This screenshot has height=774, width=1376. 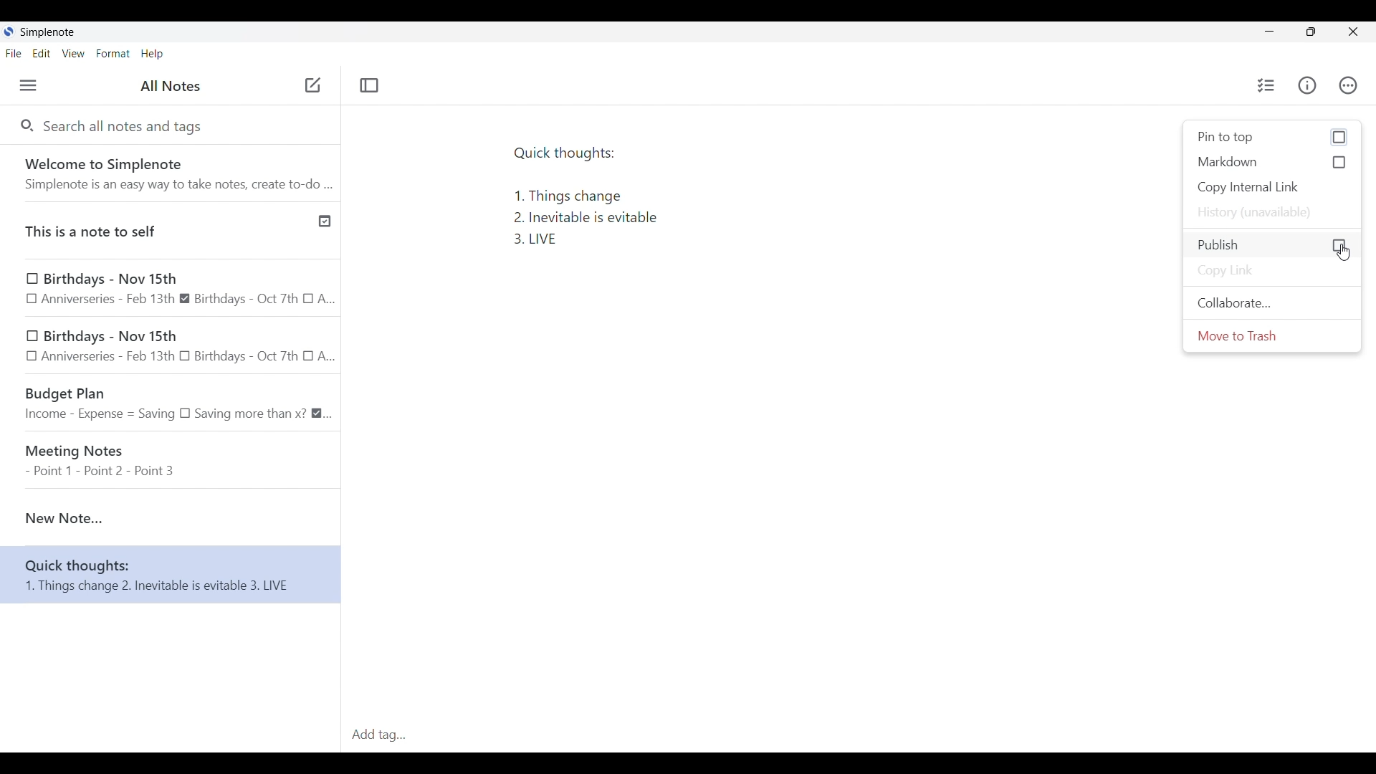 I want to click on File menu, so click(x=14, y=53).